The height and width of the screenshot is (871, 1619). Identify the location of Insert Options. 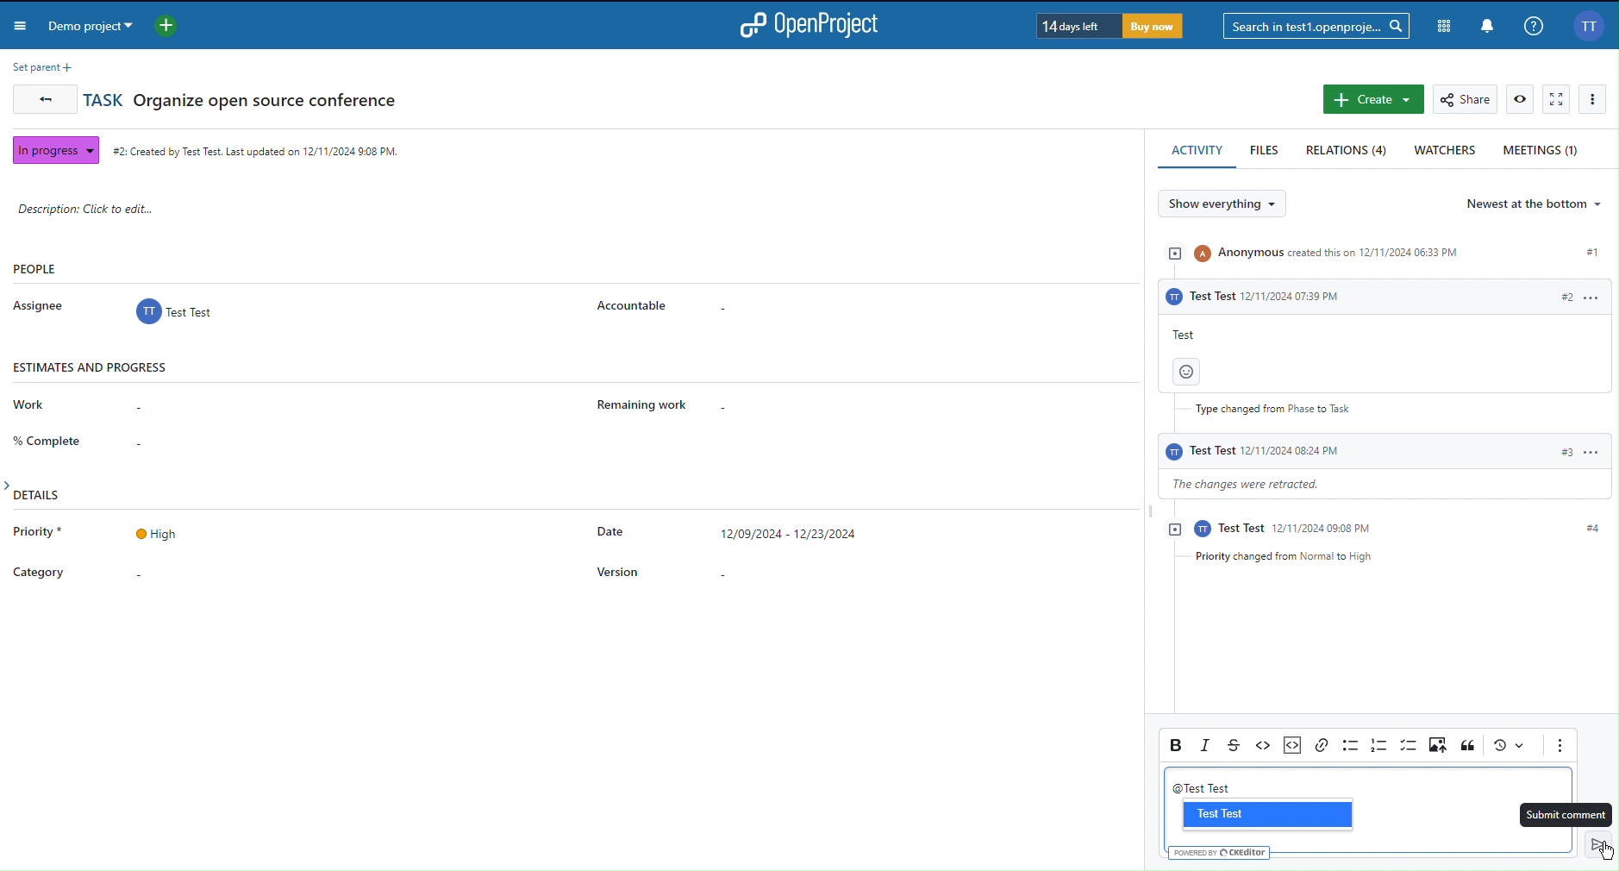
(1291, 743).